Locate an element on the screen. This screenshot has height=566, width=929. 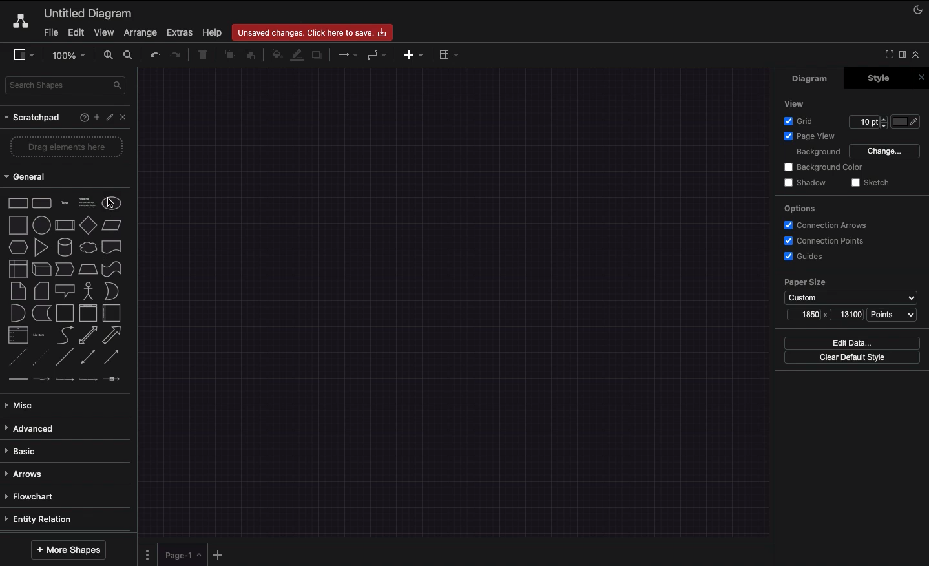
Process is located at coordinates (63, 226).